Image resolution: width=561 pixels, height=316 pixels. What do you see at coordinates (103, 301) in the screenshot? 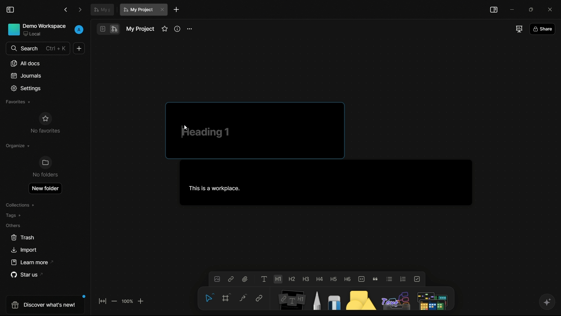
I see `fit to screen` at bounding box center [103, 301].